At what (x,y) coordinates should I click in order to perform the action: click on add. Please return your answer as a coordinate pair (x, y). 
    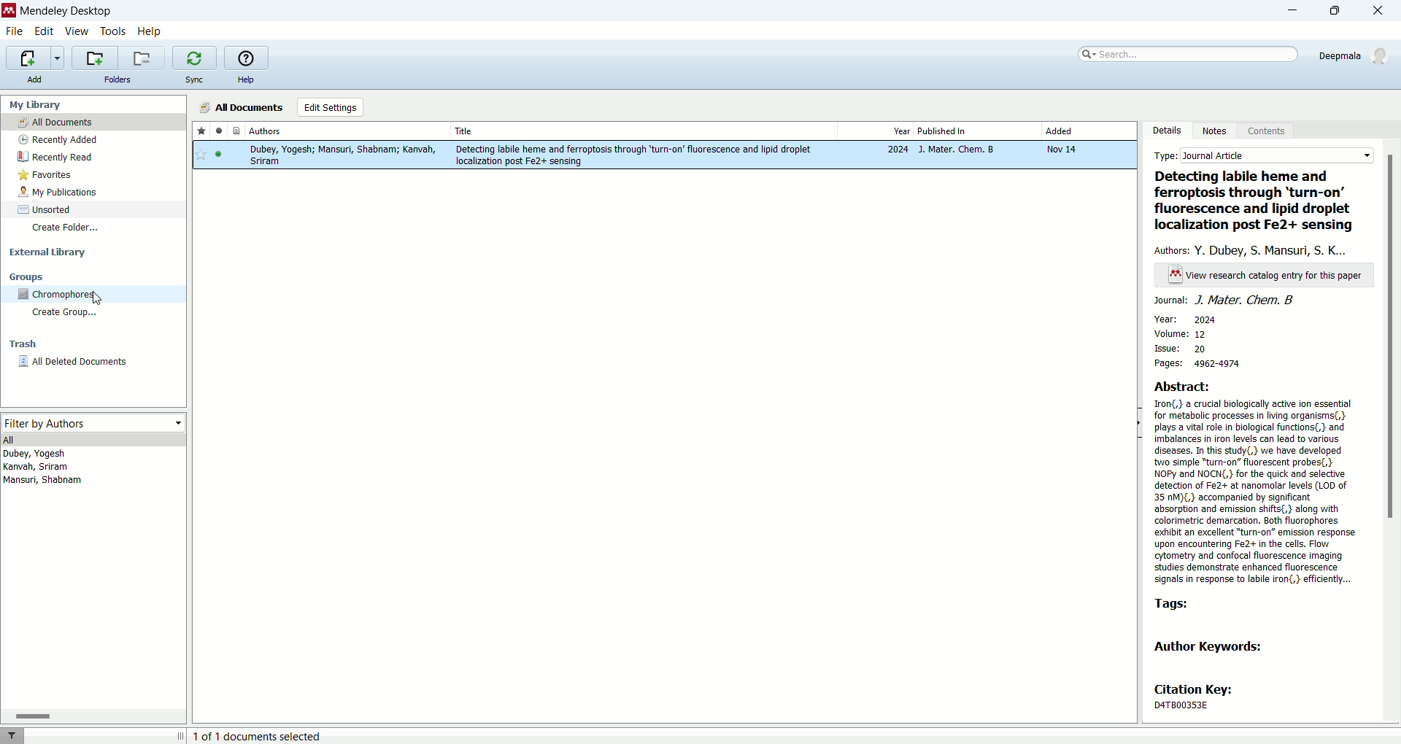
    Looking at the image, I should click on (36, 80).